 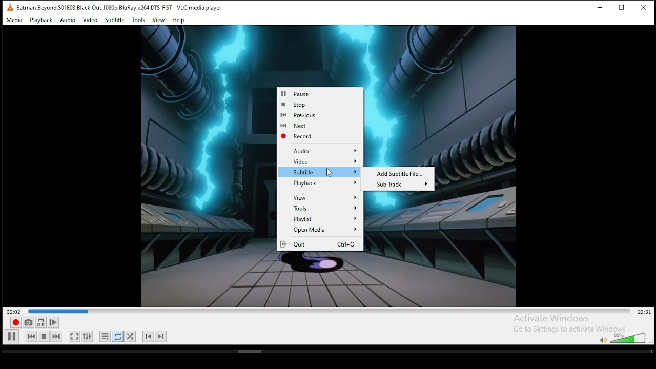 What do you see at coordinates (115, 20) in the screenshot?
I see `subtitle` at bounding box center [115, 20].